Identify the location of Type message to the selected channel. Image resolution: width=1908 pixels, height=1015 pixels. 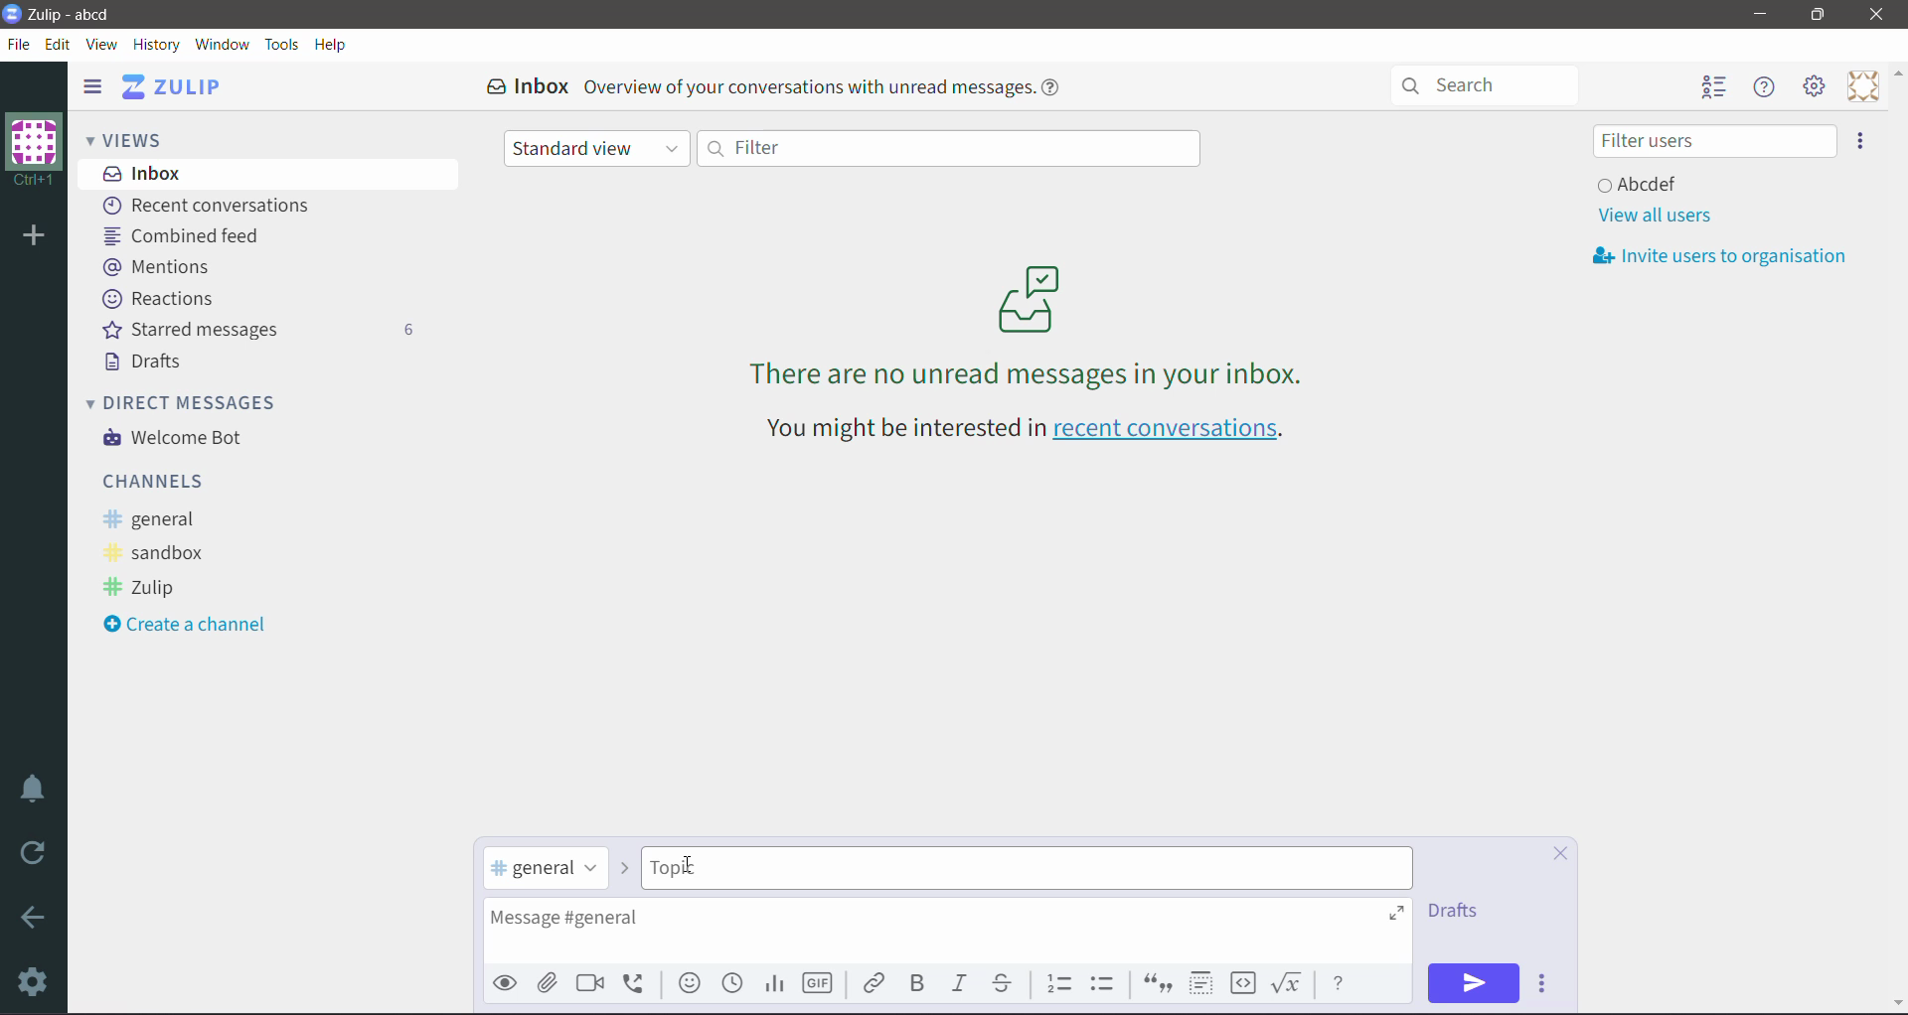
(947, 932).